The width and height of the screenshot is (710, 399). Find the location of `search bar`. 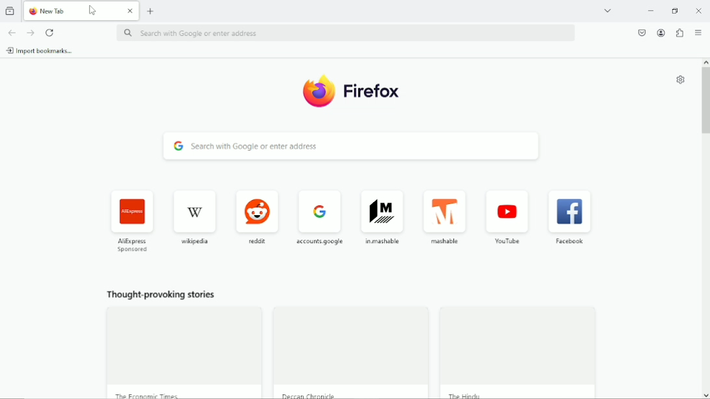

search bar is located at coordinates (348, 146).